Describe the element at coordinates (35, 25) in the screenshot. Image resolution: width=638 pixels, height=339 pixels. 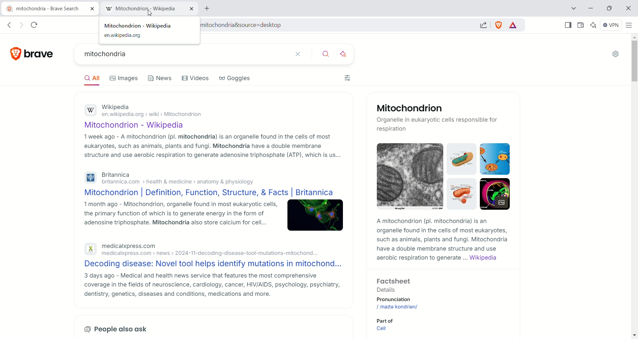
I see `reload` at that location.